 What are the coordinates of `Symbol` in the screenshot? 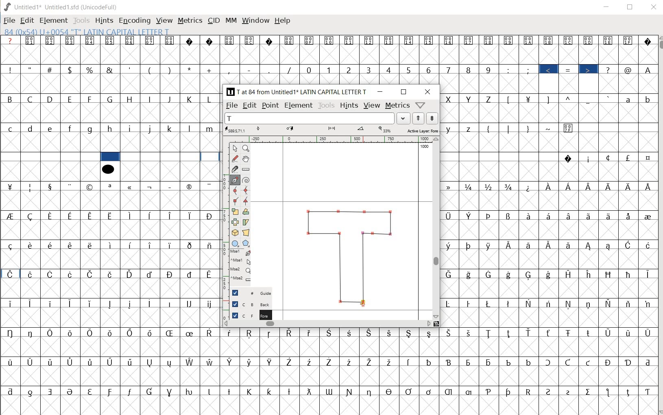 It's located at (251, 391).